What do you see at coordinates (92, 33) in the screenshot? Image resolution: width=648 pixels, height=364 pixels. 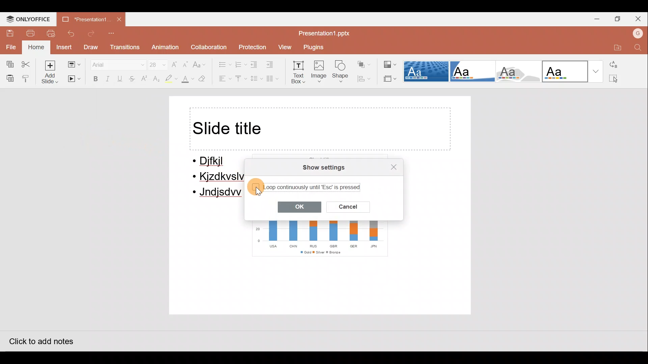 I see `Redo` at bounding box center [92, 33].